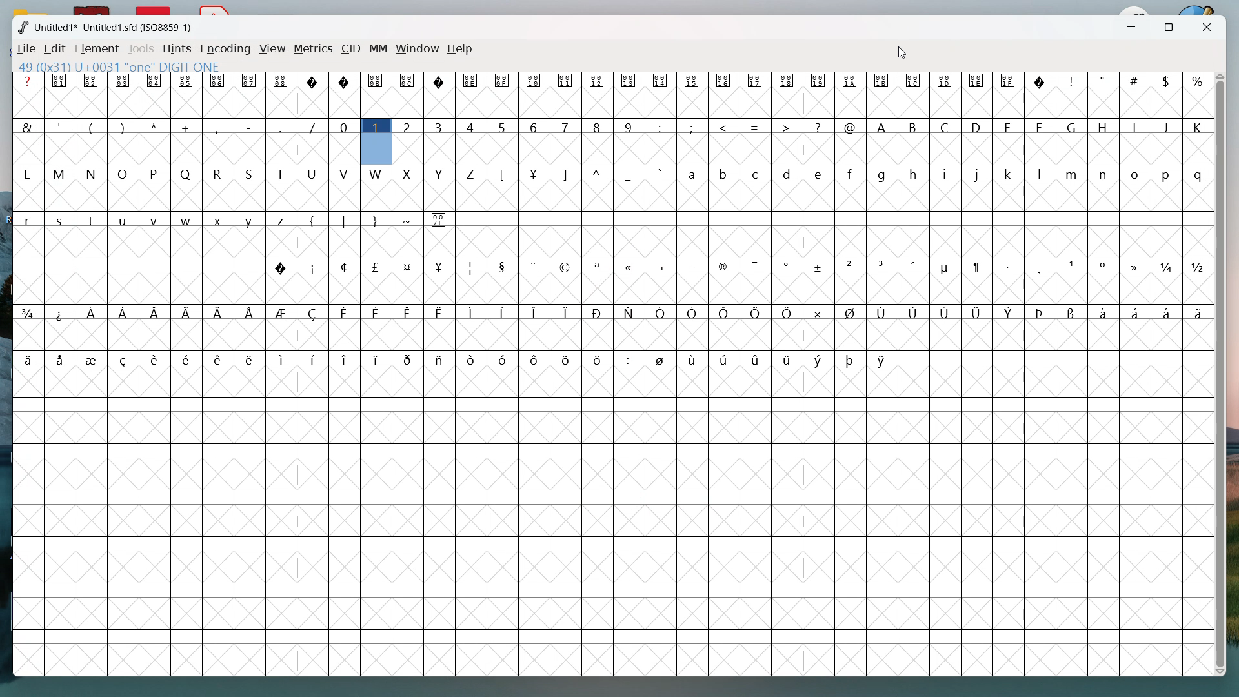 The height and width of the screenshot is (697, 1239). Describe the element at coordinates (505, 312) in the screenshot. I see `symbol` at that location.